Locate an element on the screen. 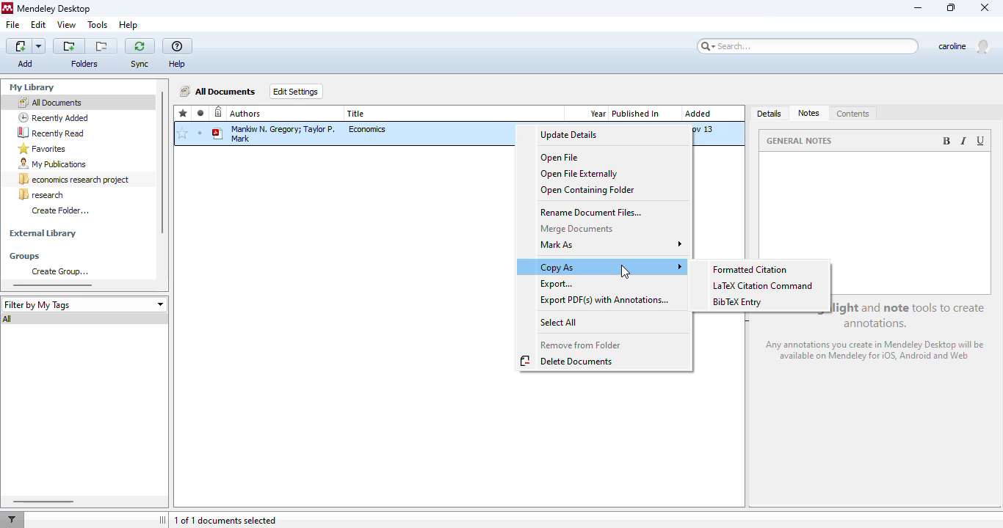 The width and height of the screenshot is (1003, 528). authors is located at coordinates (246, 114).